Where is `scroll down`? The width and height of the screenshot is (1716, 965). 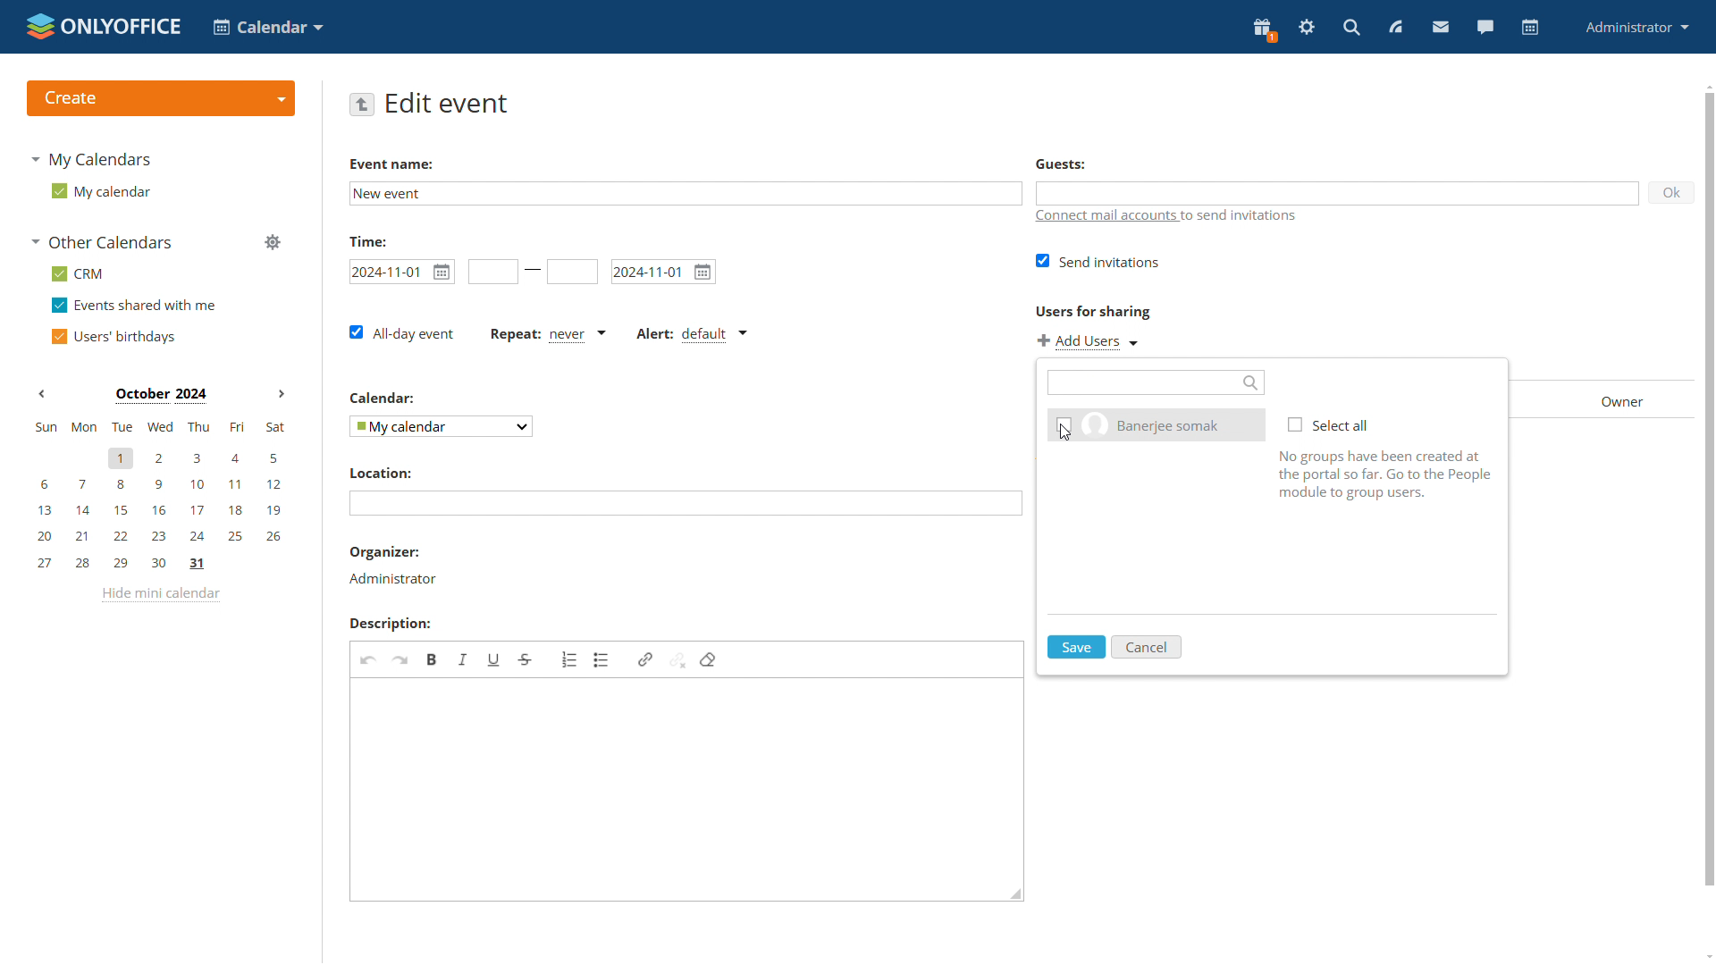
scroll down is located at coordinates (1708, 953).